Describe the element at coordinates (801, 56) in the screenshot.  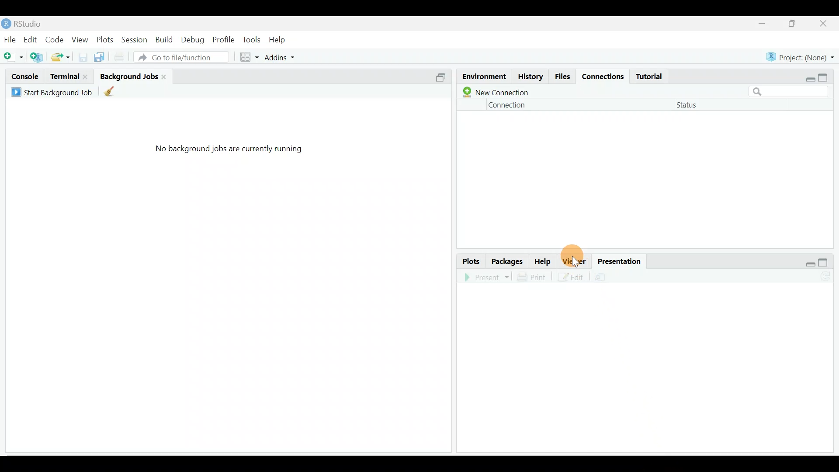
I see `Project (None)` at that location.